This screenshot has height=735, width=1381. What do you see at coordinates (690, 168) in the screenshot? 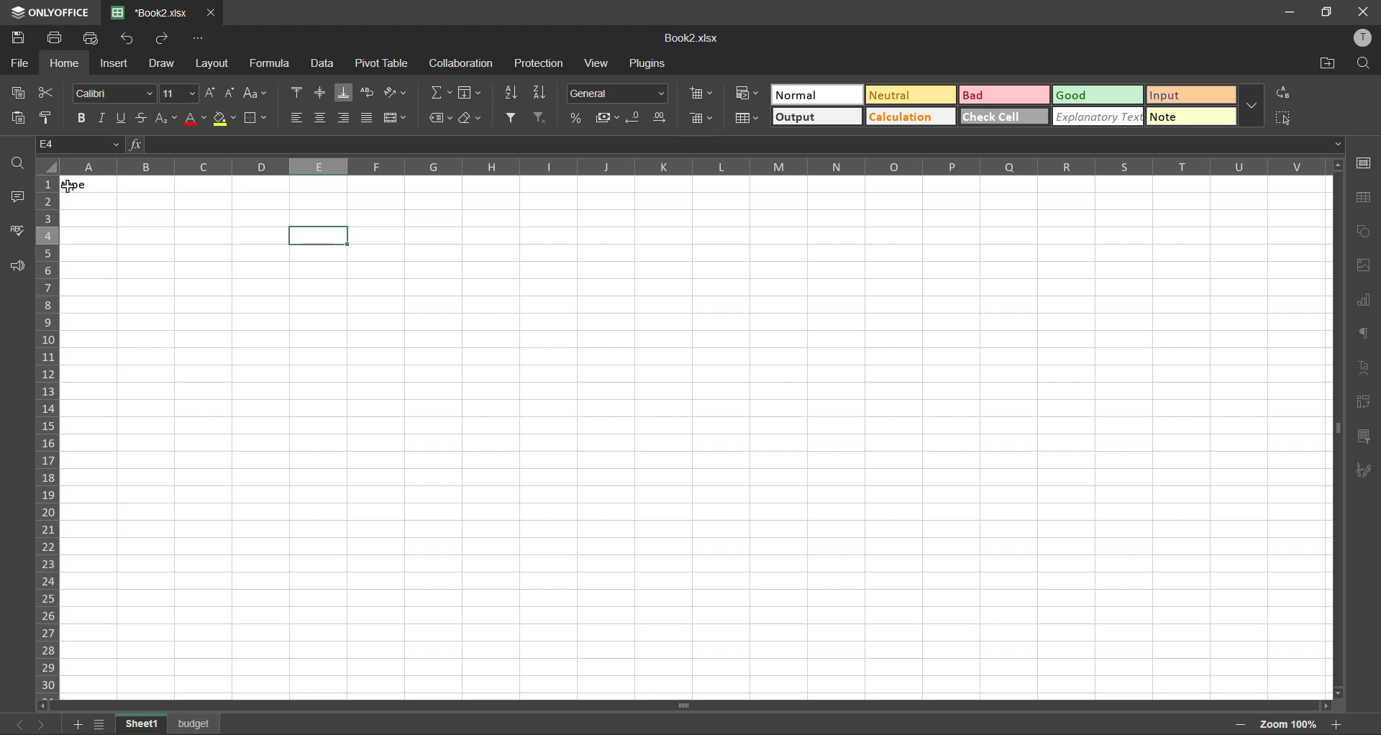
I see `column names` at bounding box center [690, 168].